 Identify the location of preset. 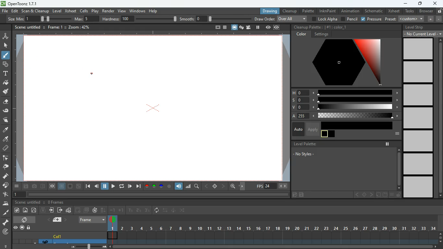
(405, 19).